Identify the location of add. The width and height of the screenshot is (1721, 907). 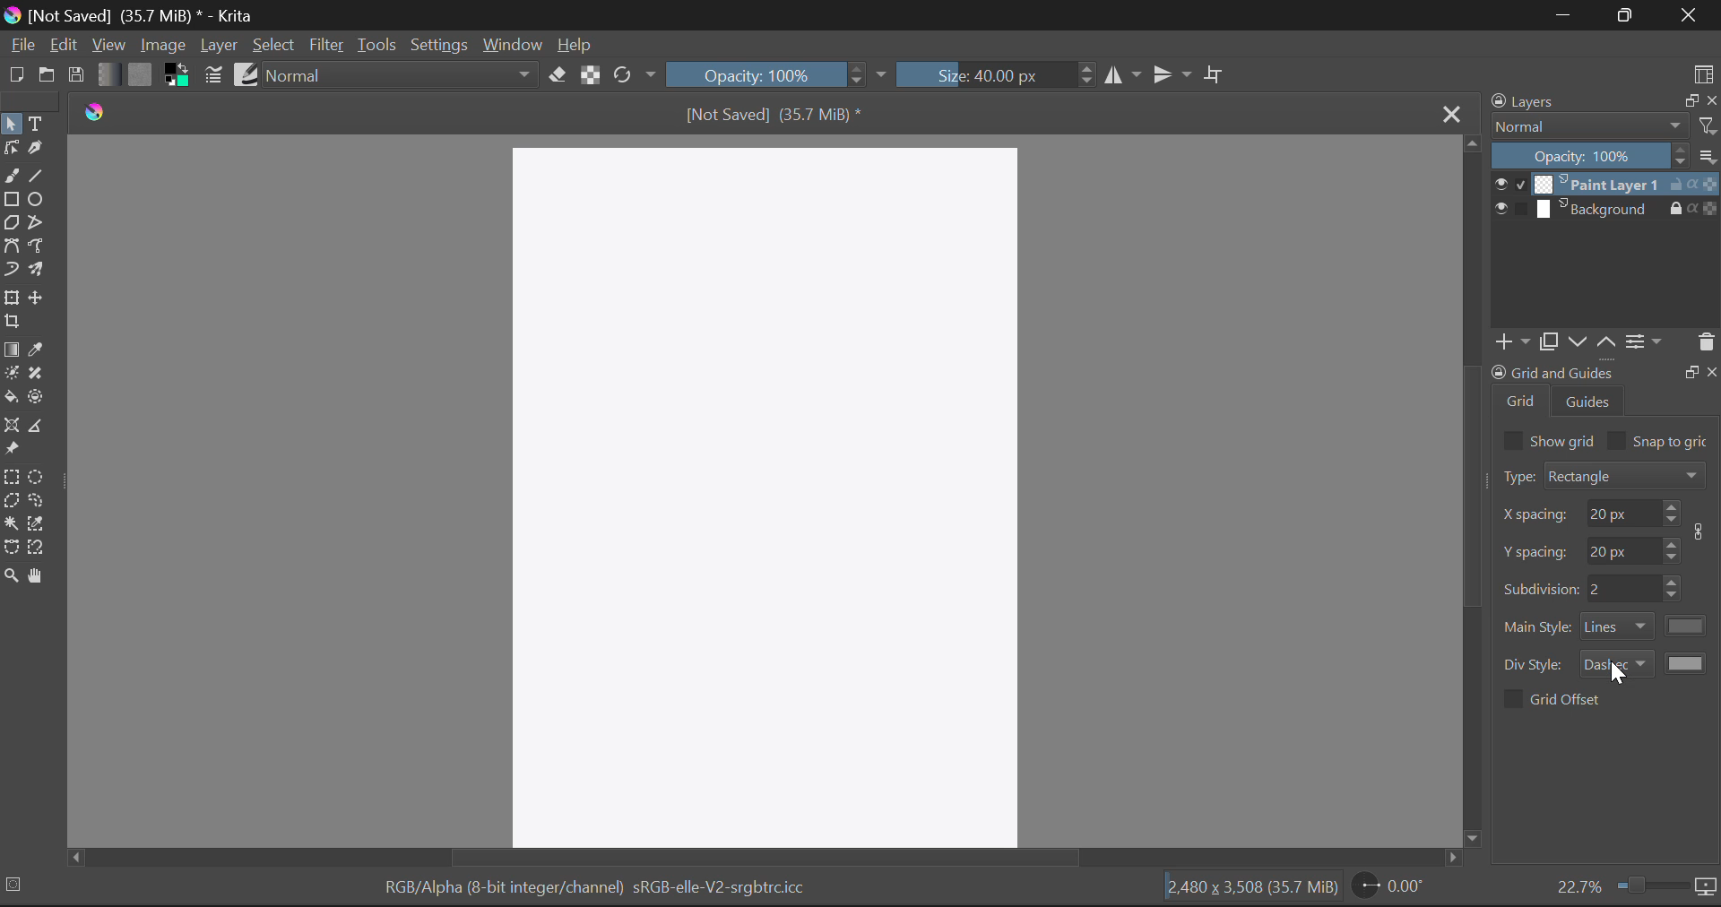
(1509, 342).